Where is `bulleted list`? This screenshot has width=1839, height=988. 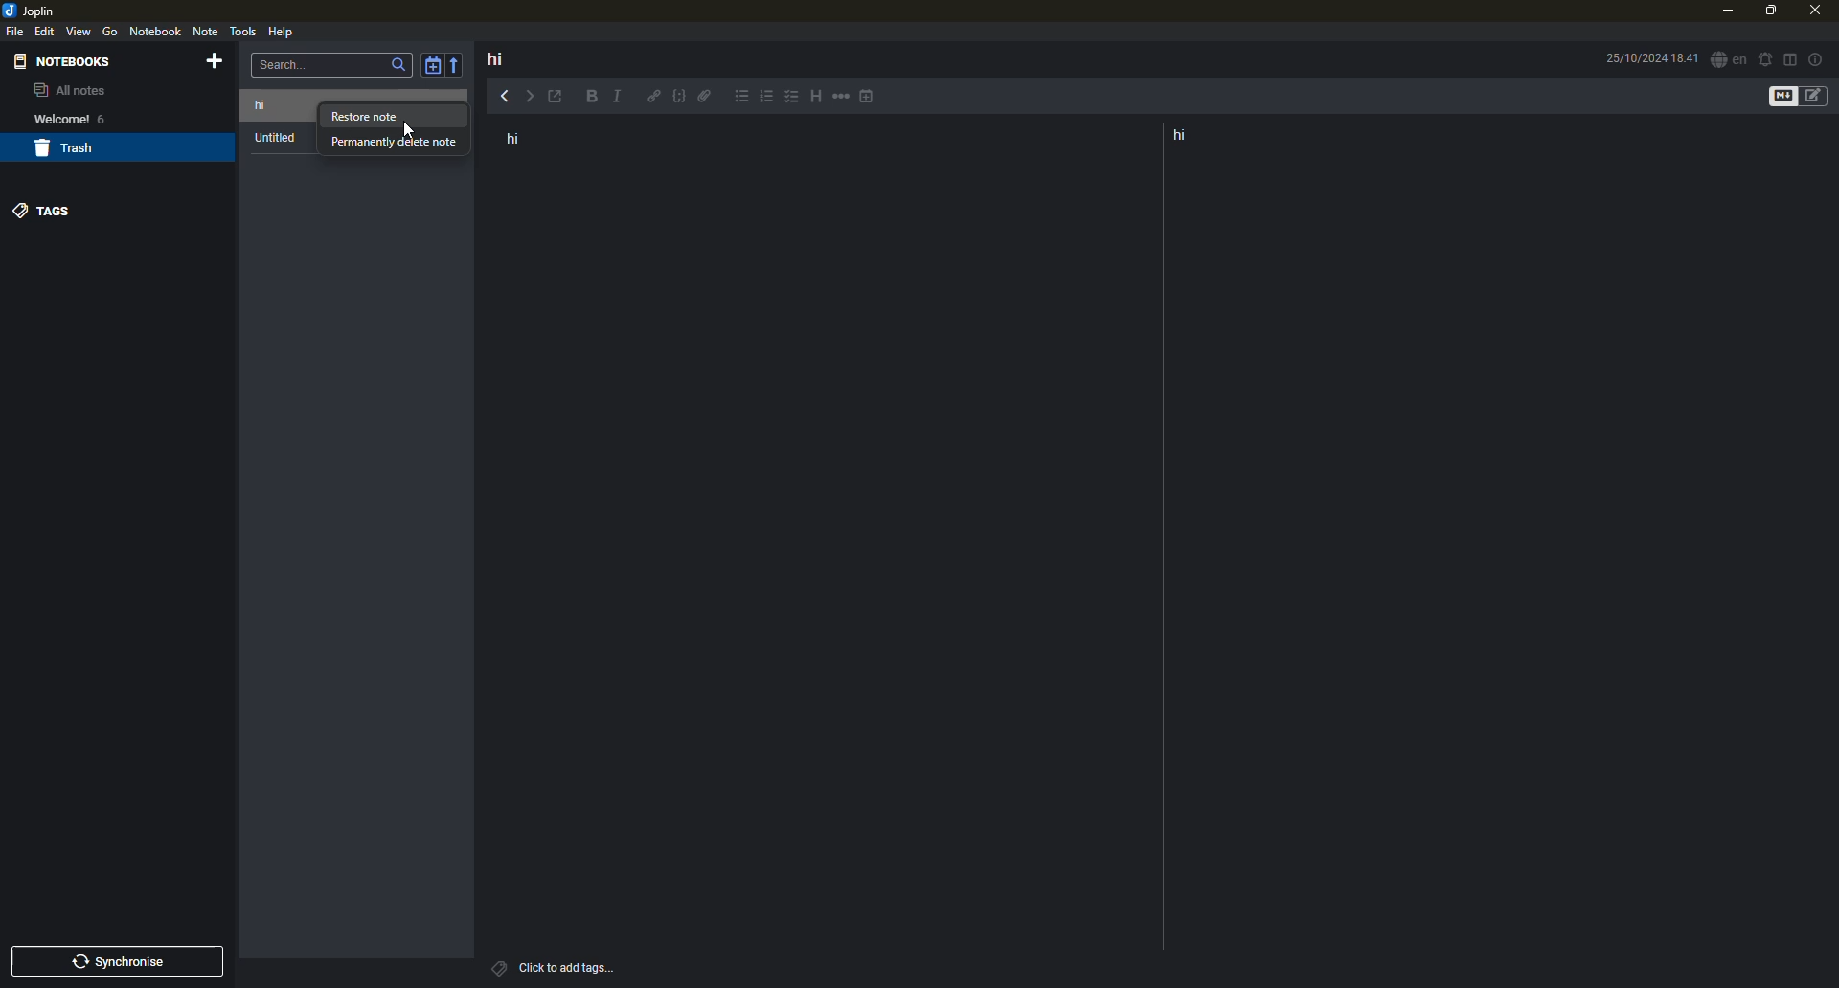
bulleted list is located at coordinates (742, 99).